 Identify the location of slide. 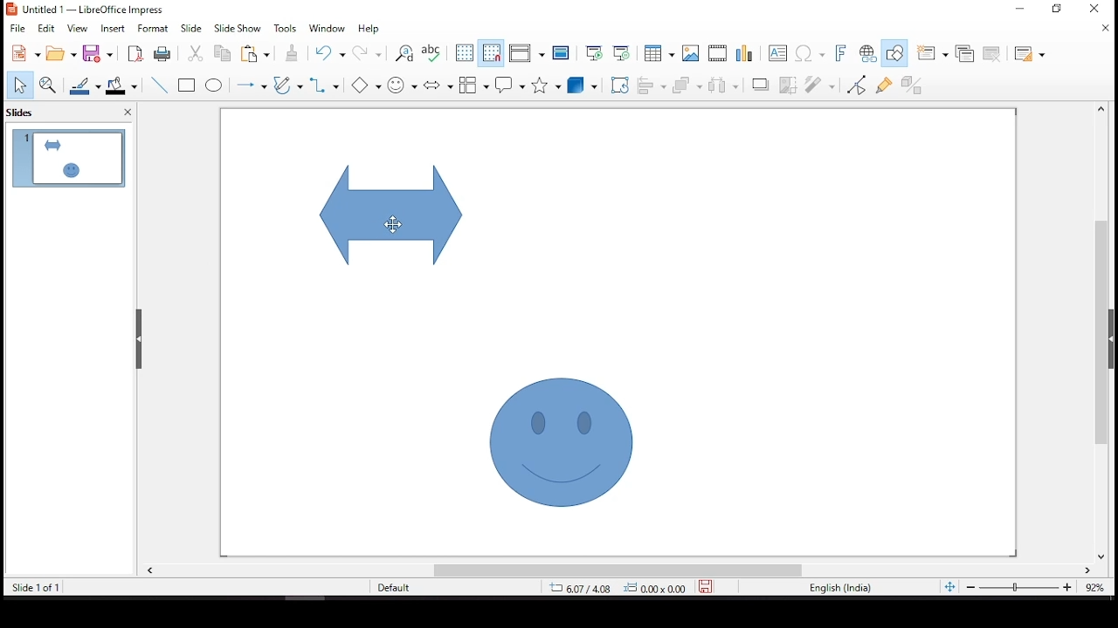
(191, 28).